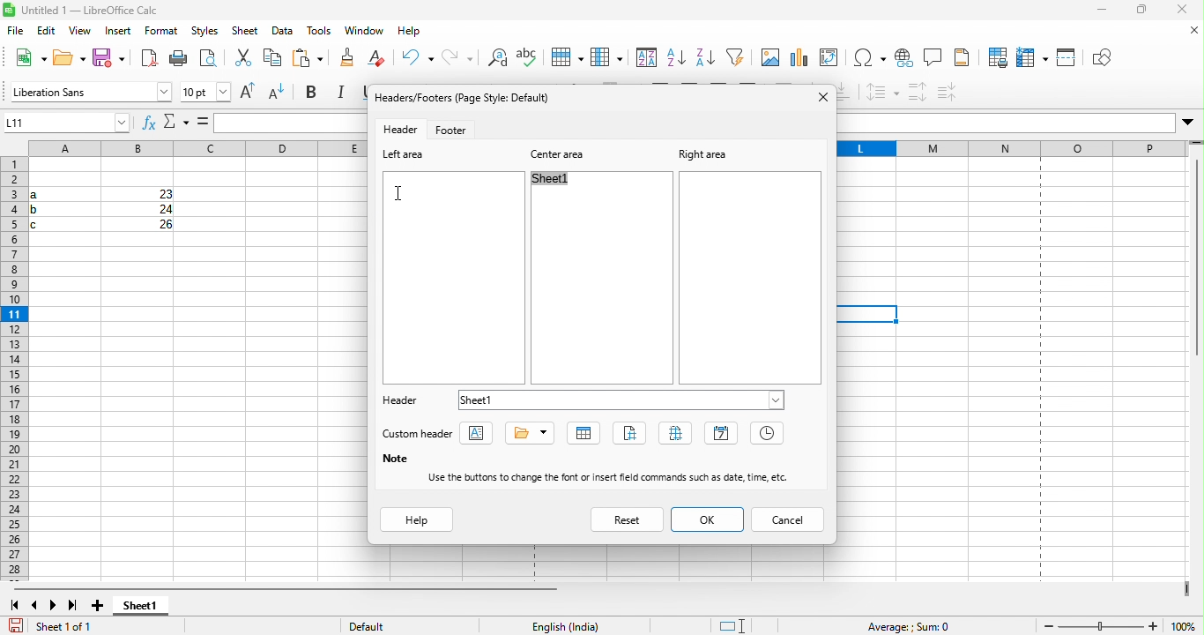  I want to click on maximize, so click(1142, 11).